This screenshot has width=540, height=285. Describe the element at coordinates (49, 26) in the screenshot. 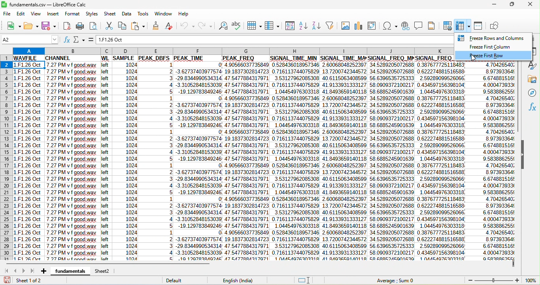

I see `save` at that location.